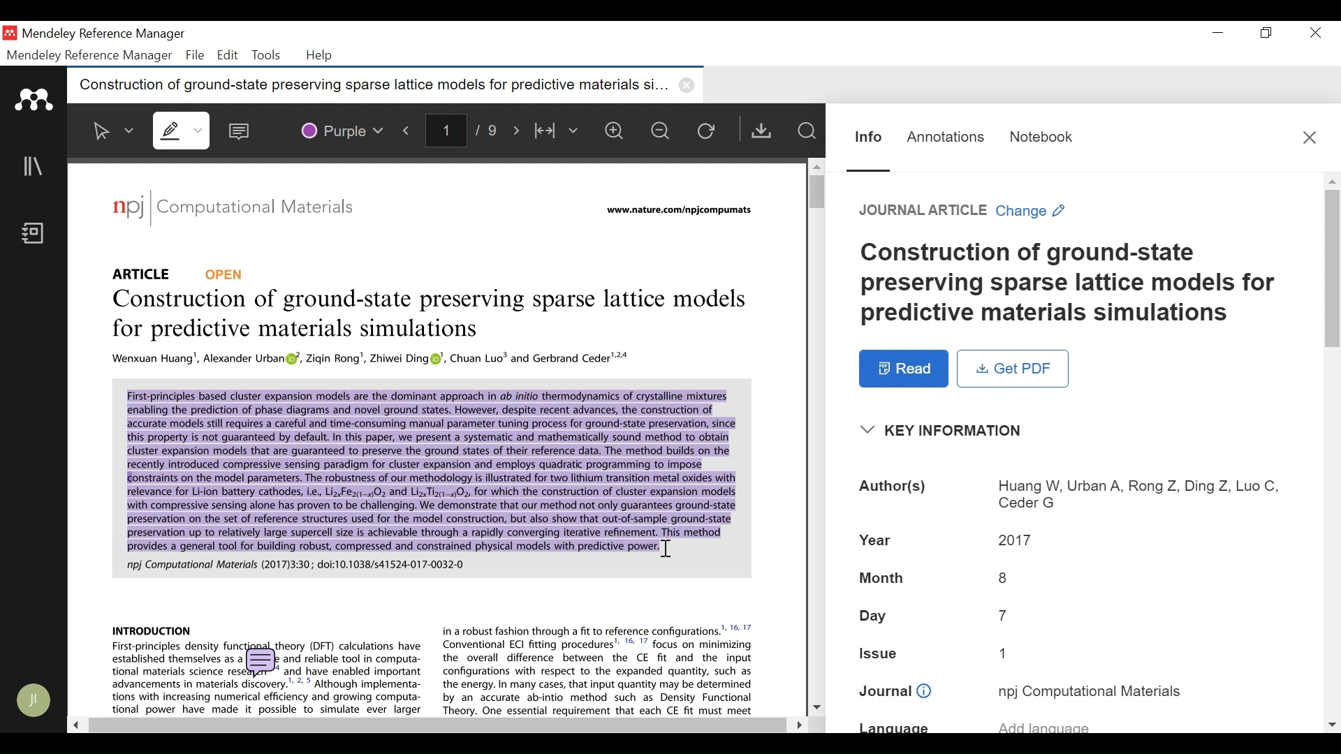  What do you see at coordinates (894, 727) in the screenshot?
I see `Language` at bounding box center [894, 727].